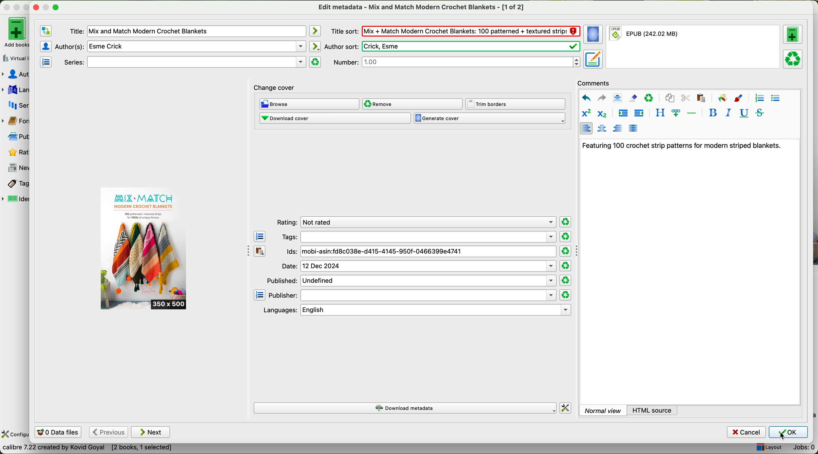 Image resolution: width=818 pixels, height=454 pixels. Describe the element at coordinates (618, 128) in the screenshot. I see `align right` at that location.